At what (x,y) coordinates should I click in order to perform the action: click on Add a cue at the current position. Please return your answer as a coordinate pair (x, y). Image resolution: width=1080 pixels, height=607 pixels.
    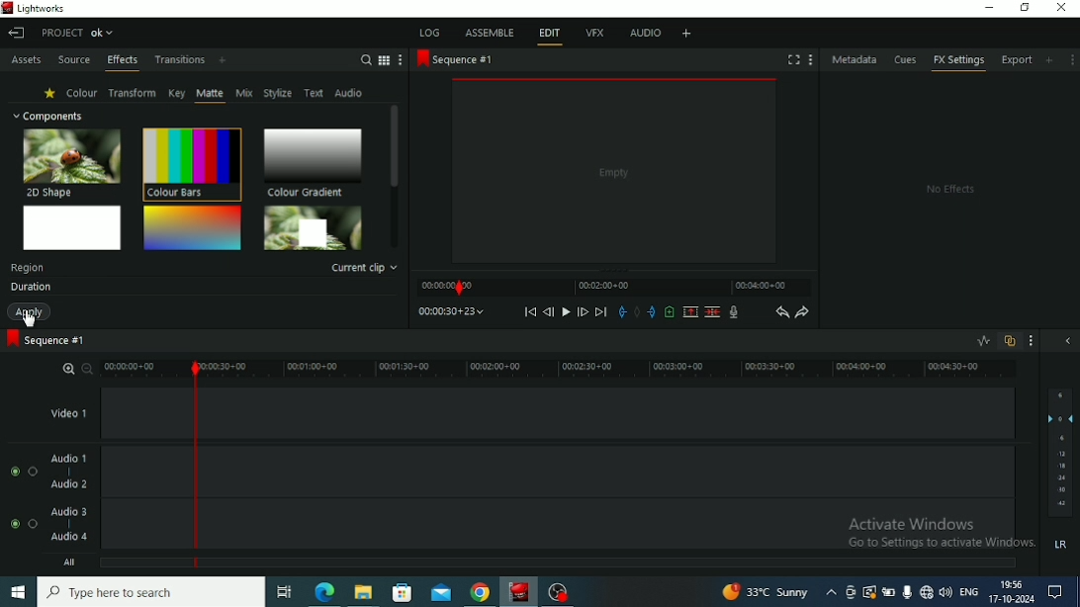
    Looking at the image, I should click on (670, 311).